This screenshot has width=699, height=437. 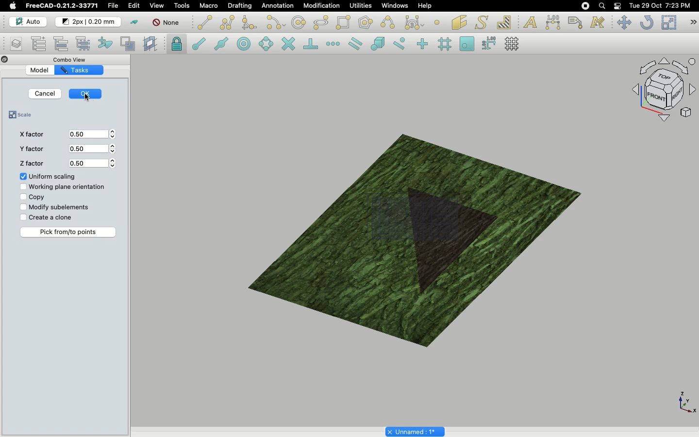 What do you see at coordinates (320, 22) in the screenshot?
I see `Ellipse` at bounding box center [320, 22].